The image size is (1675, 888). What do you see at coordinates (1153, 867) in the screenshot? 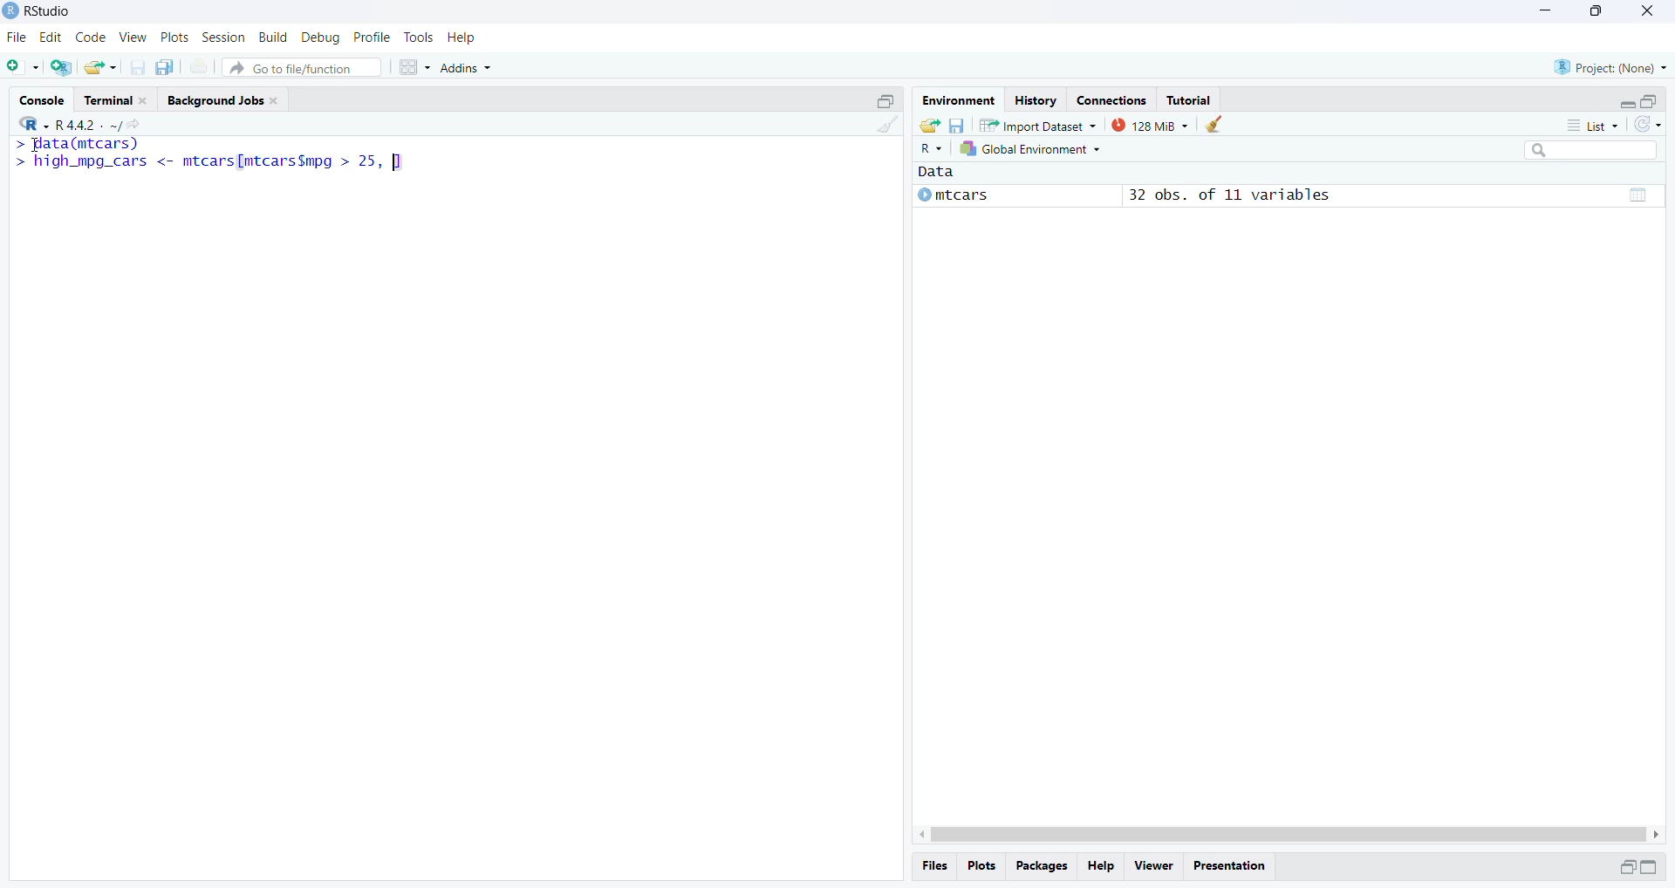
I see `Viewer` at bounding box center [1153, 867].